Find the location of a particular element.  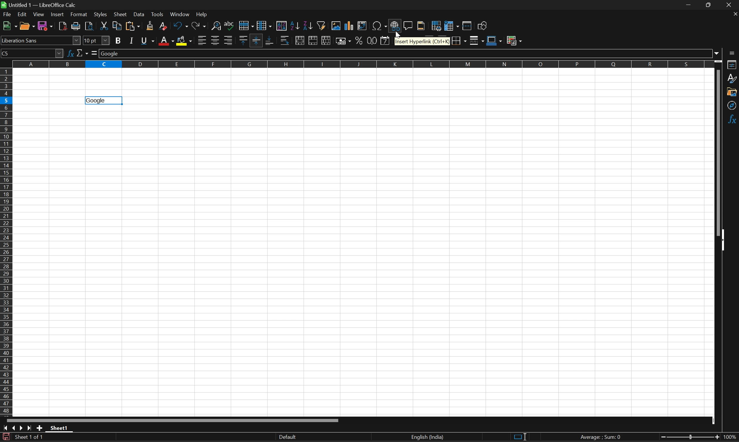

Input line is located at coordinates (406, 53).